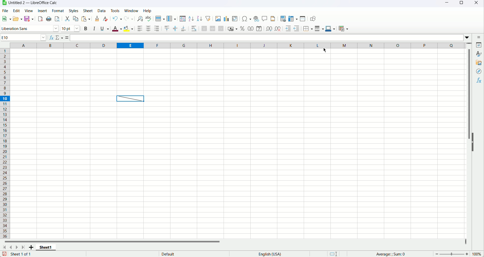 Image resolution: width=484 pixels, height=257 pixels. I want to click on Cell, so click(131, 99).